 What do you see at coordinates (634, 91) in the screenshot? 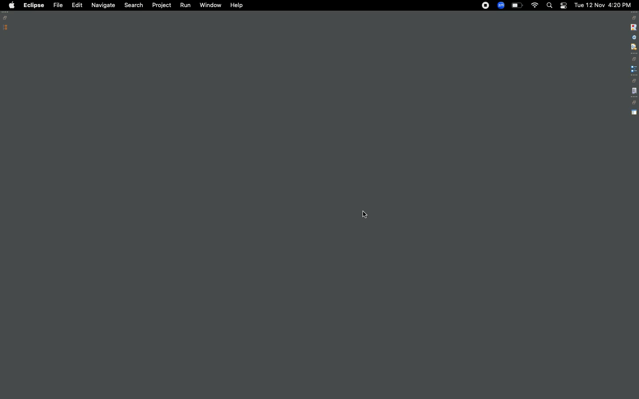
I see `file` at bounding box center [634, 91].